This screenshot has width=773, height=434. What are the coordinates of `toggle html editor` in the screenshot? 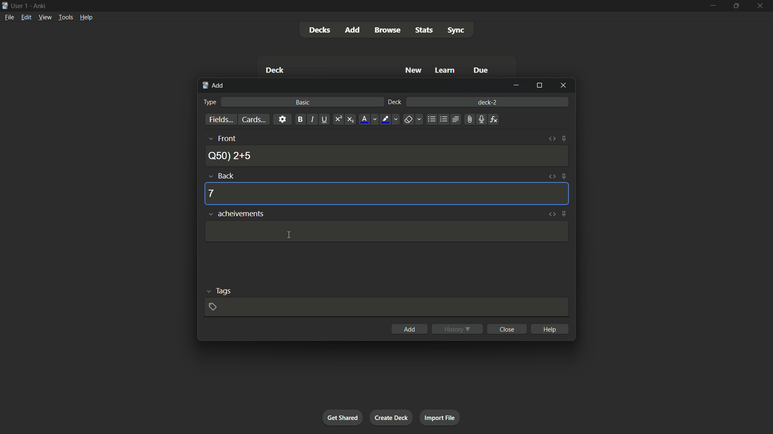 It's located at (552, 215).